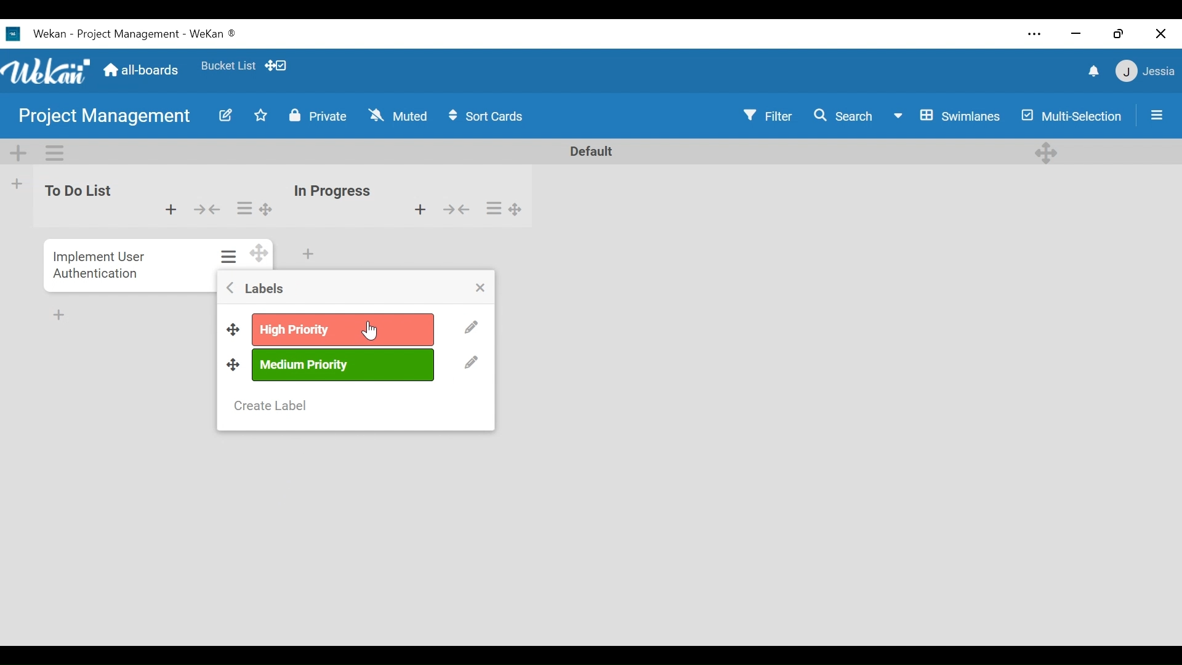 The image size is (1182, 665). Describe the element at coordinates (229, 256) in the screenshot. I see `card actions` at that location.